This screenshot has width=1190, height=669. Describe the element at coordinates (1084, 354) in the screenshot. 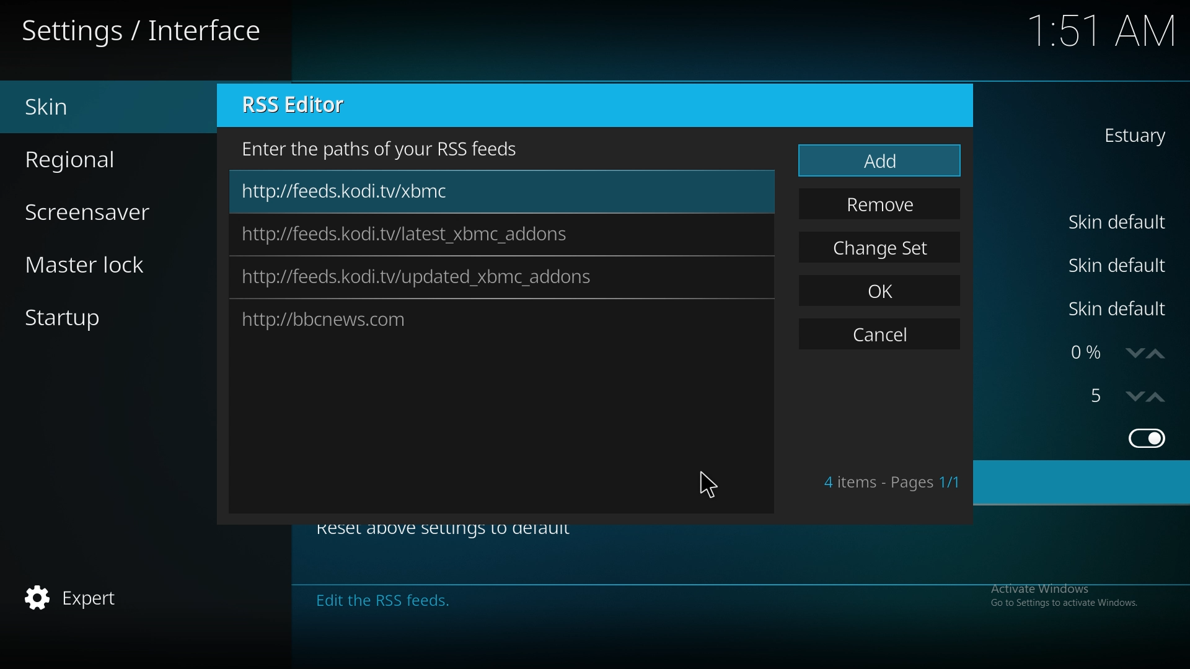

I see `zoom` at that location.